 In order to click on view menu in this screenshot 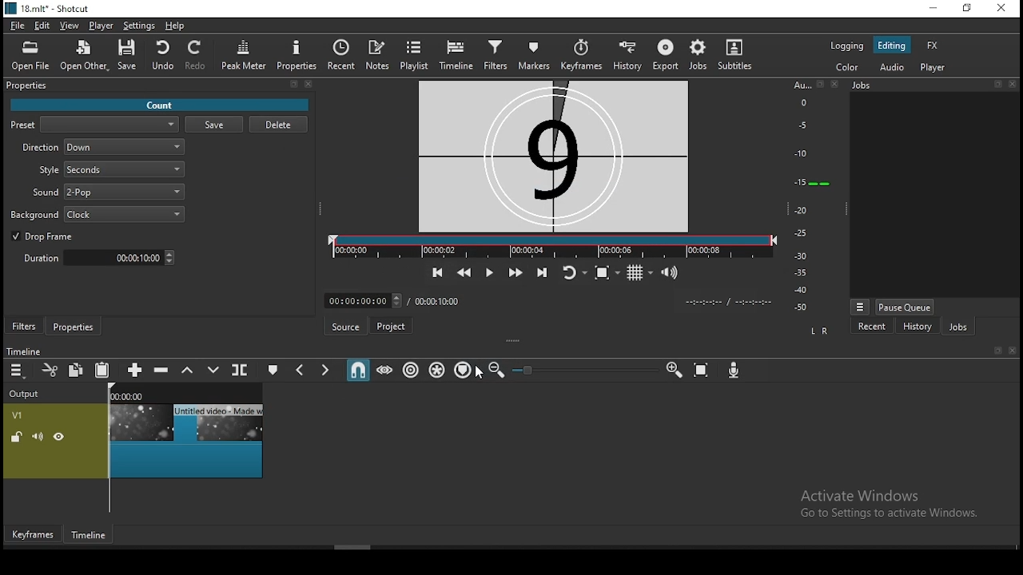, I will do `click(859, 304)`.